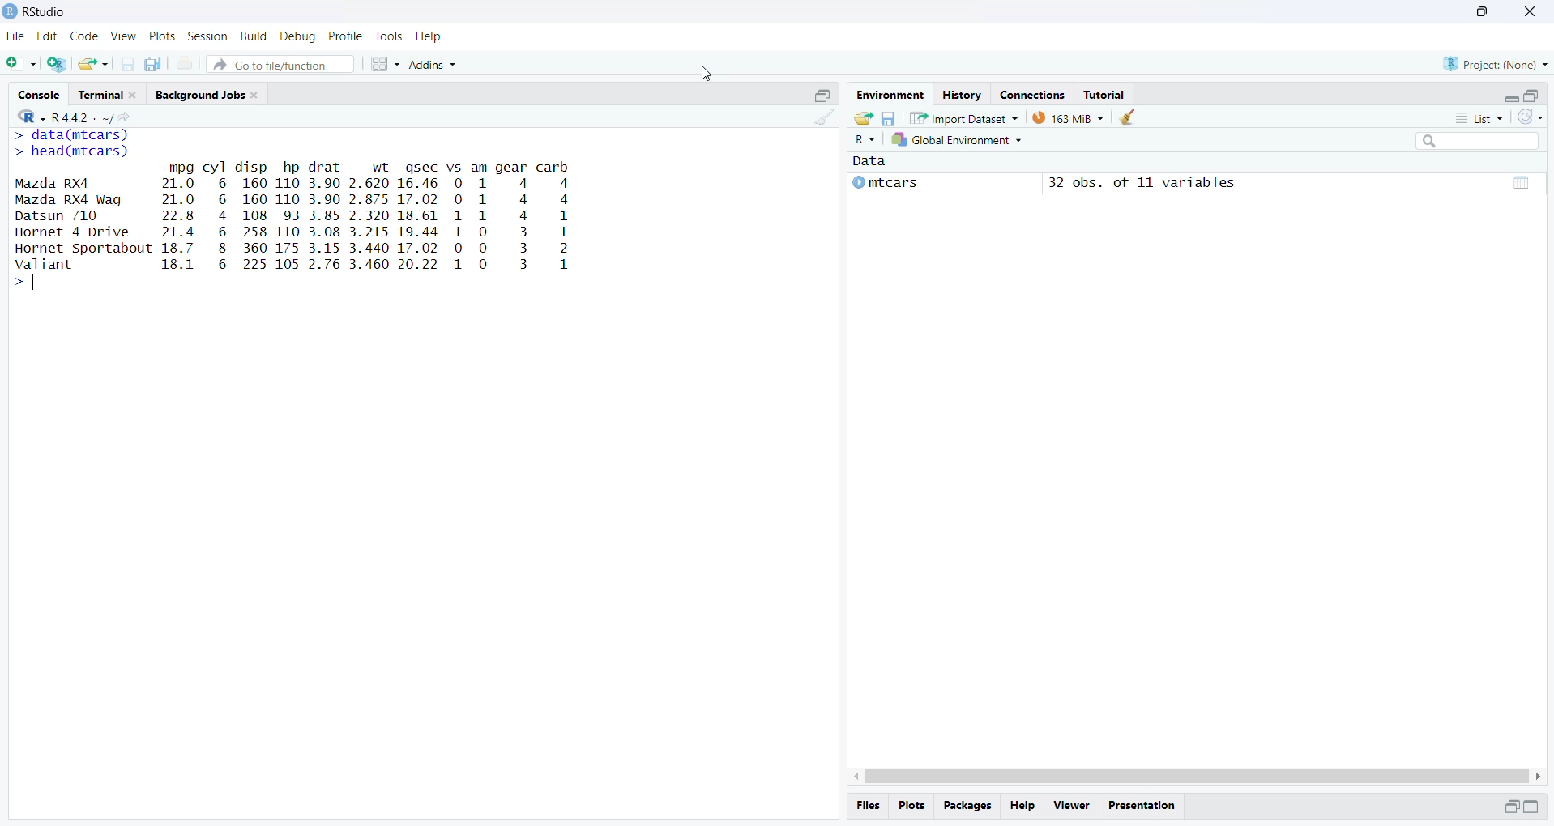  Describe the element at coordinates (429, 36) in the screenshot. I see `help` at that location.